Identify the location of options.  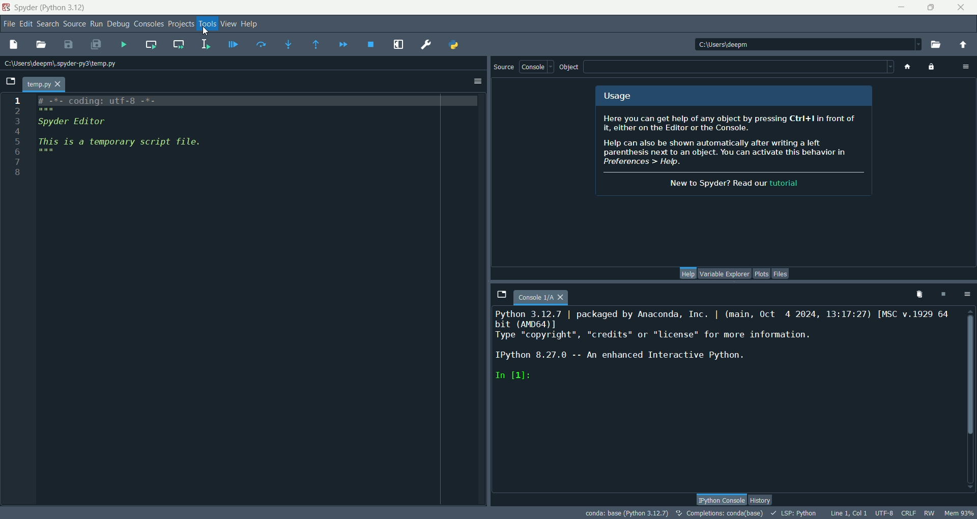
(966, 65).